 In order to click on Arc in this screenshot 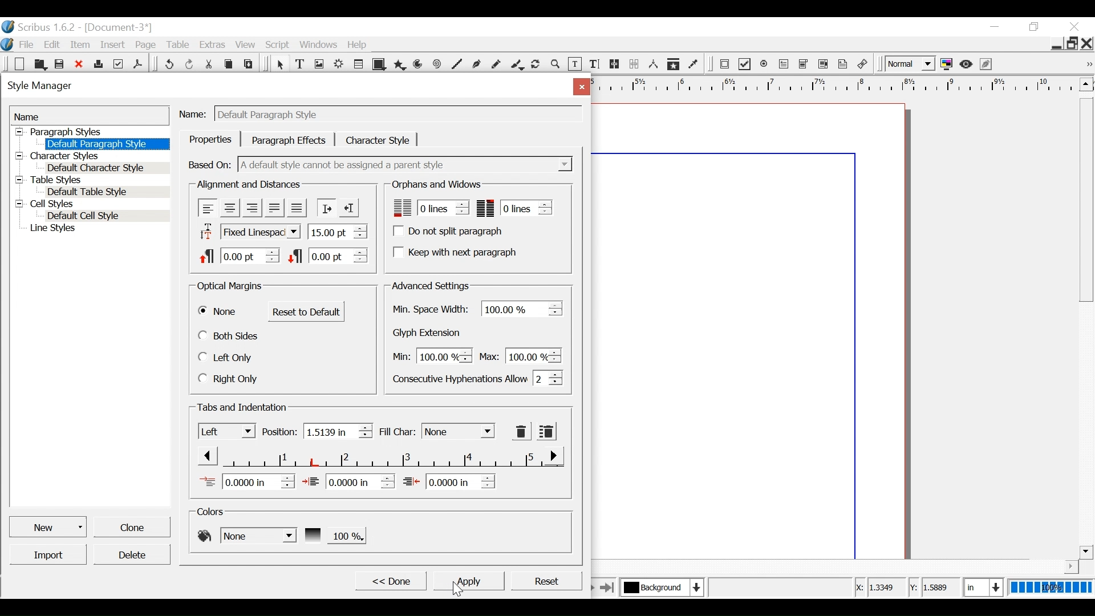, I will do `click(419, 64)`.